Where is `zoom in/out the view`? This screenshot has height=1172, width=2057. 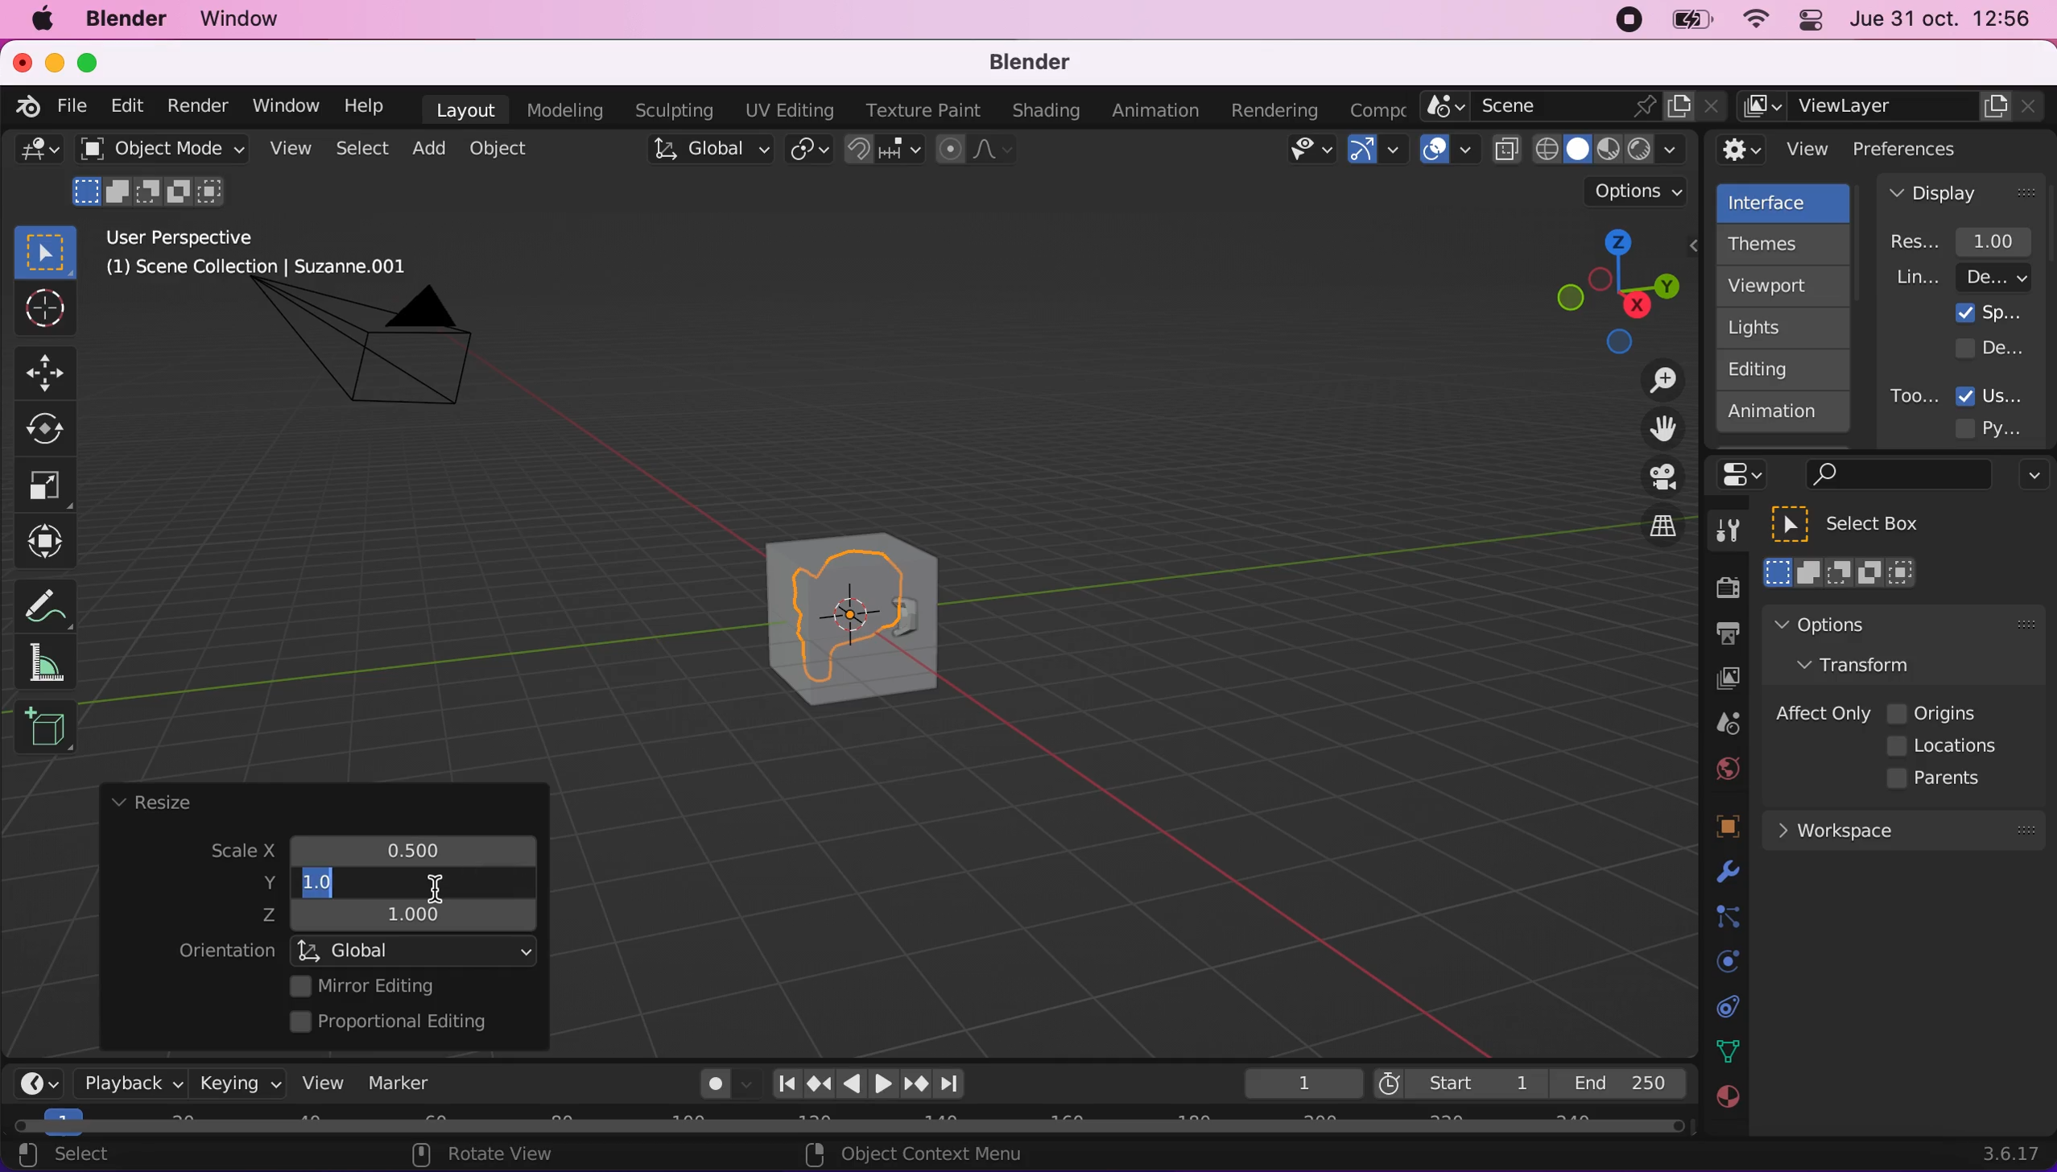 zoom in/out the view is located at coordinates (1654, 380).